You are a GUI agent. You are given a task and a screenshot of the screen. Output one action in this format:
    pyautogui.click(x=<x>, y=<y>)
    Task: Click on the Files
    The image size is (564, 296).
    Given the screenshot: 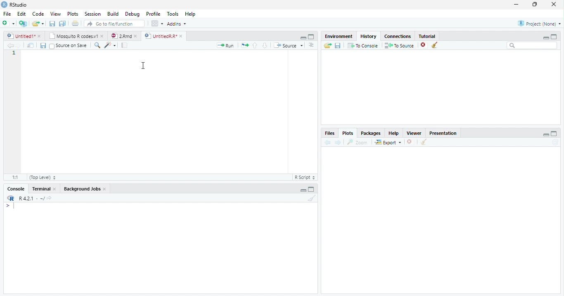 What is the action you would take?
    pyautogui.click(x=331, y=133)
    